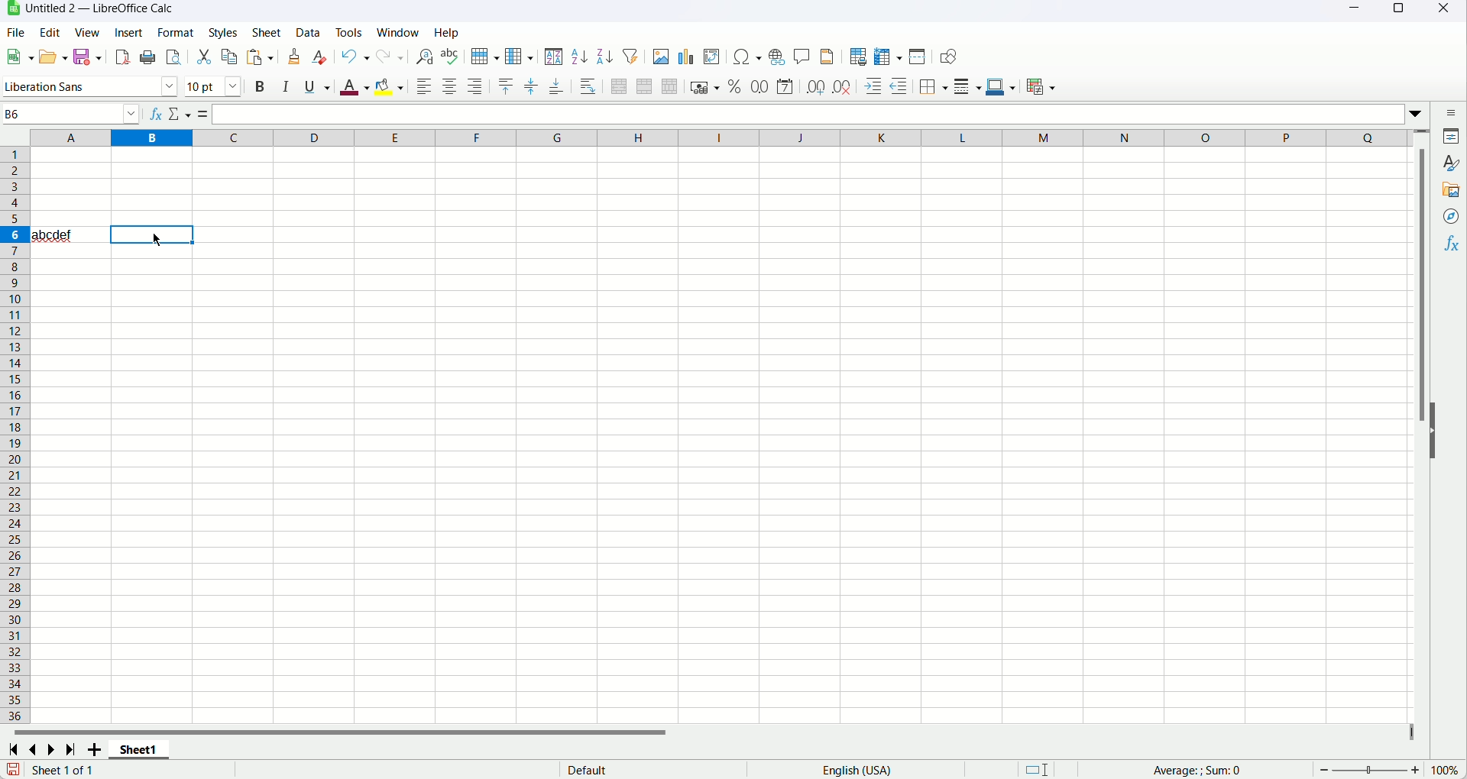 This screenshot has height=779, width=1467. What do you see at coordinates (1449, 9) in the screenshot?
I see `close` at bounding box center [1449, 9].